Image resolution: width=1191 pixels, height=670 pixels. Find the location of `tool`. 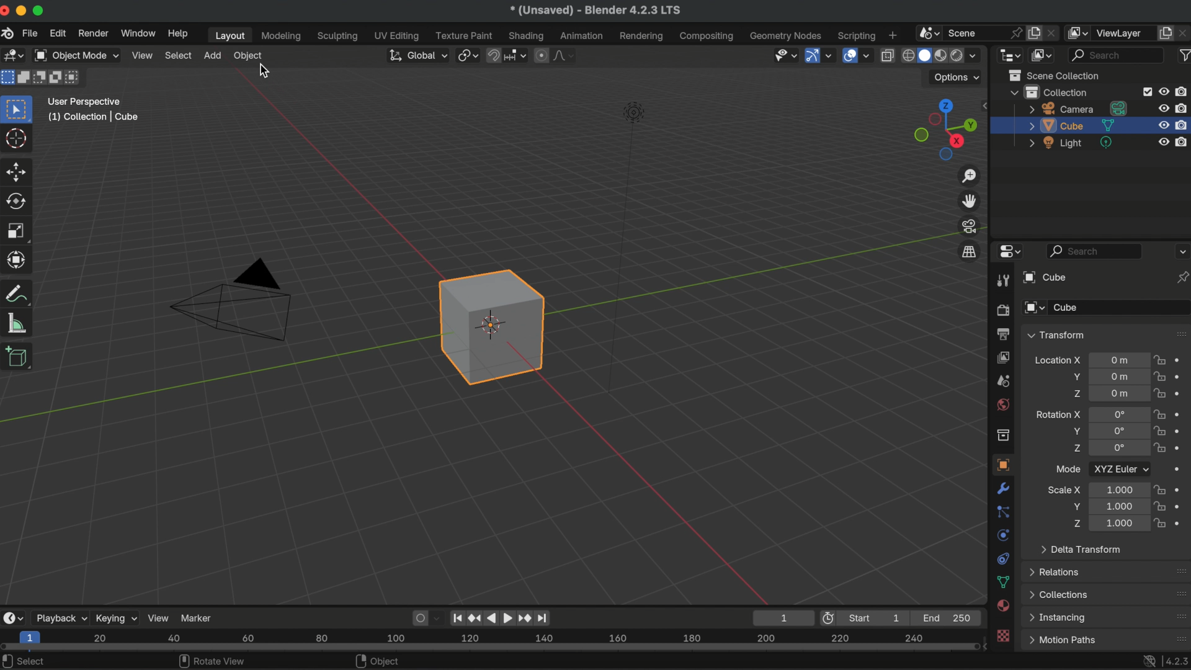

tool is located at coordinates (1001, 282).